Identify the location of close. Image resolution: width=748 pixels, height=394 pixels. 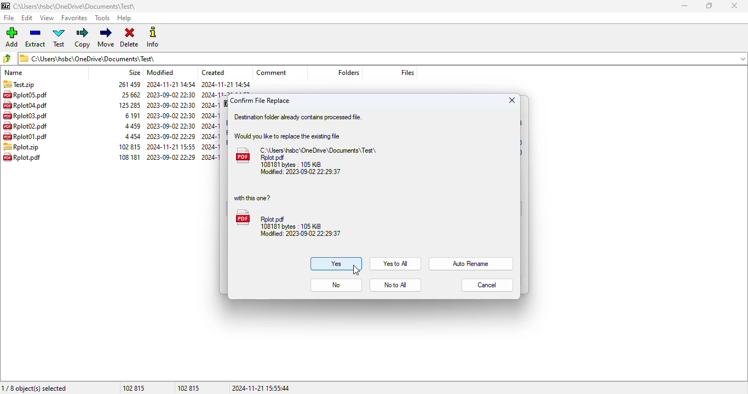
(735, 5).